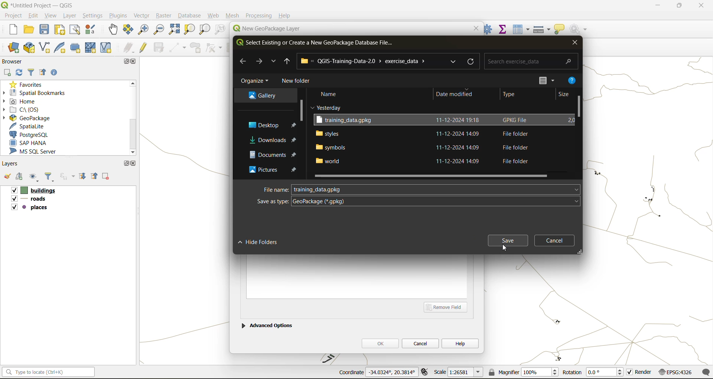 Image resolution: width=713 pixels, height=379 pixels. Describe the element at coordinates (330, 93) in the screenshot. I see `name` at that location.